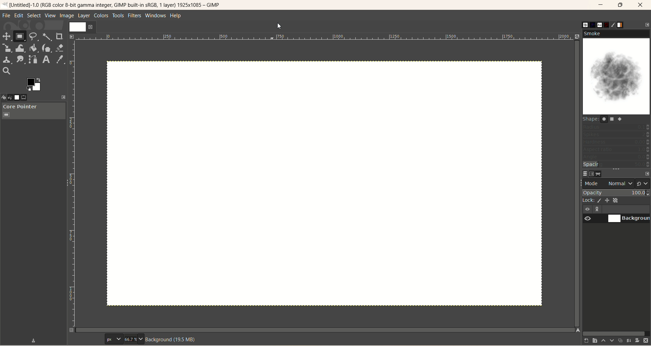 The width and height of the screenshot is (651, 346). What do you see at coordinates (587, 209) in the screenshot?
I see `visibility` at bounding box center [587, 209].